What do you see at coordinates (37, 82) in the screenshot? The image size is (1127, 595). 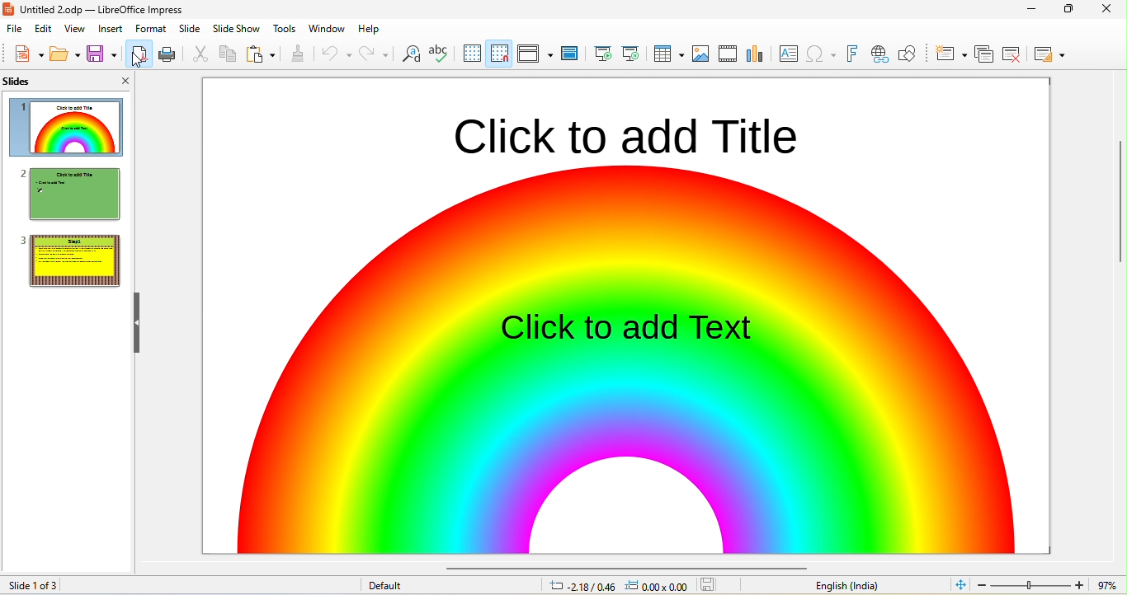 I see `slide` at bounding box center [37, 82].